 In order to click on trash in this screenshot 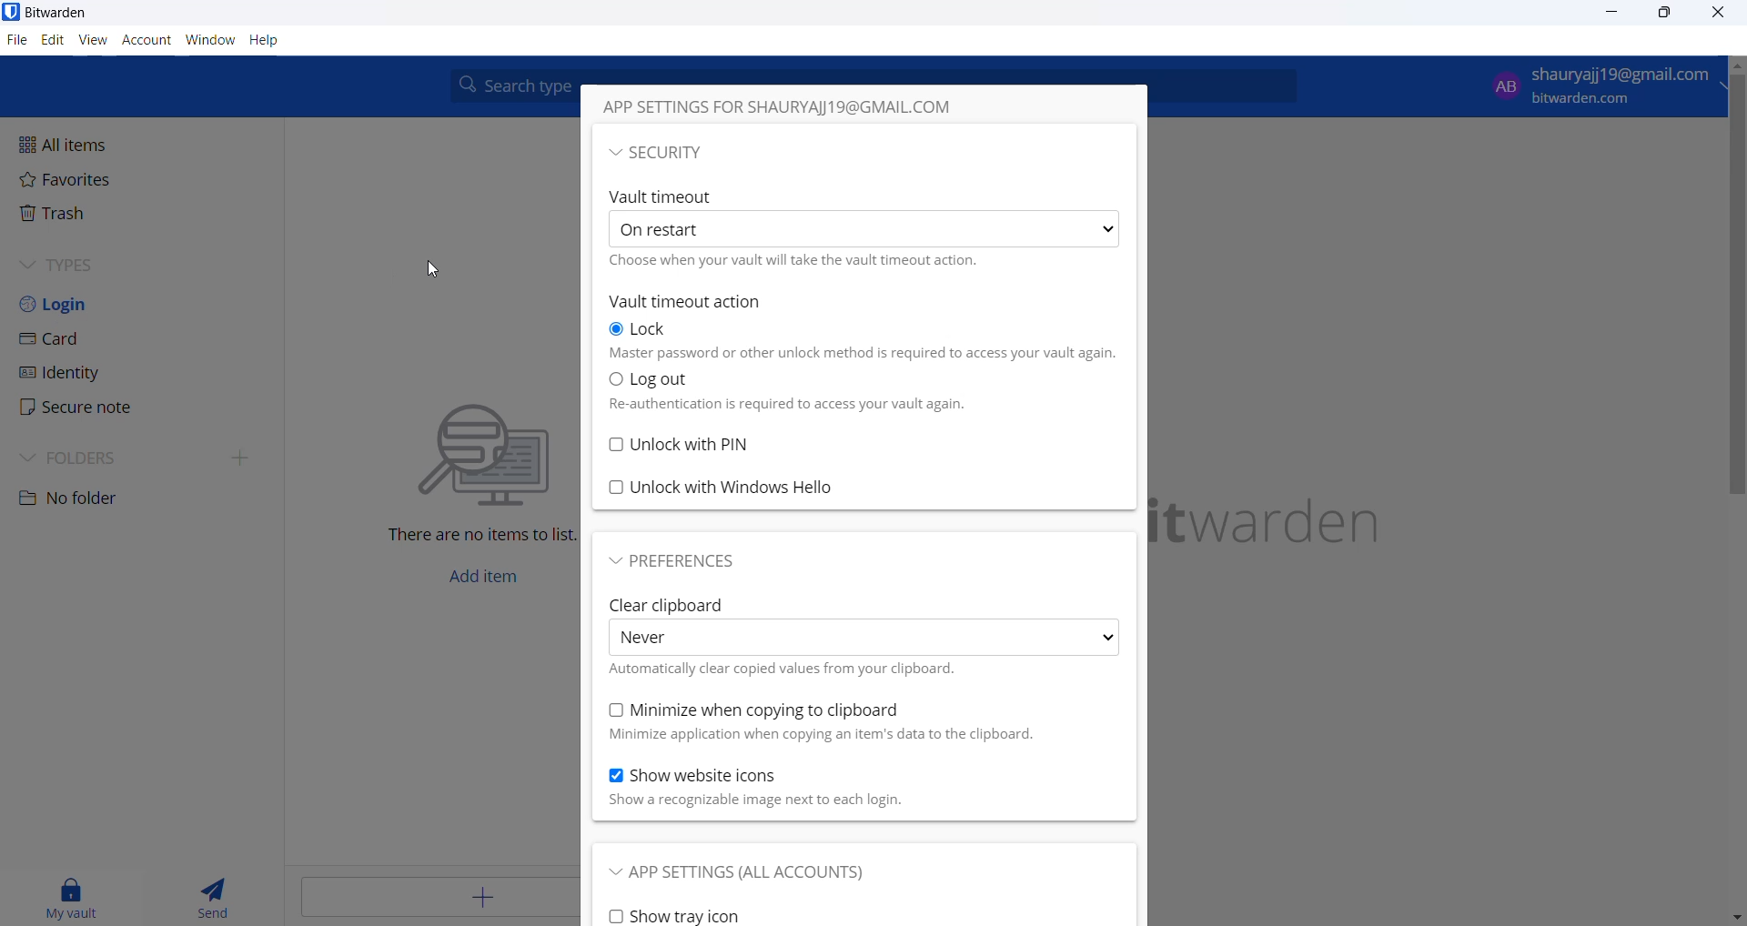, I will do `click(166, 214)`.